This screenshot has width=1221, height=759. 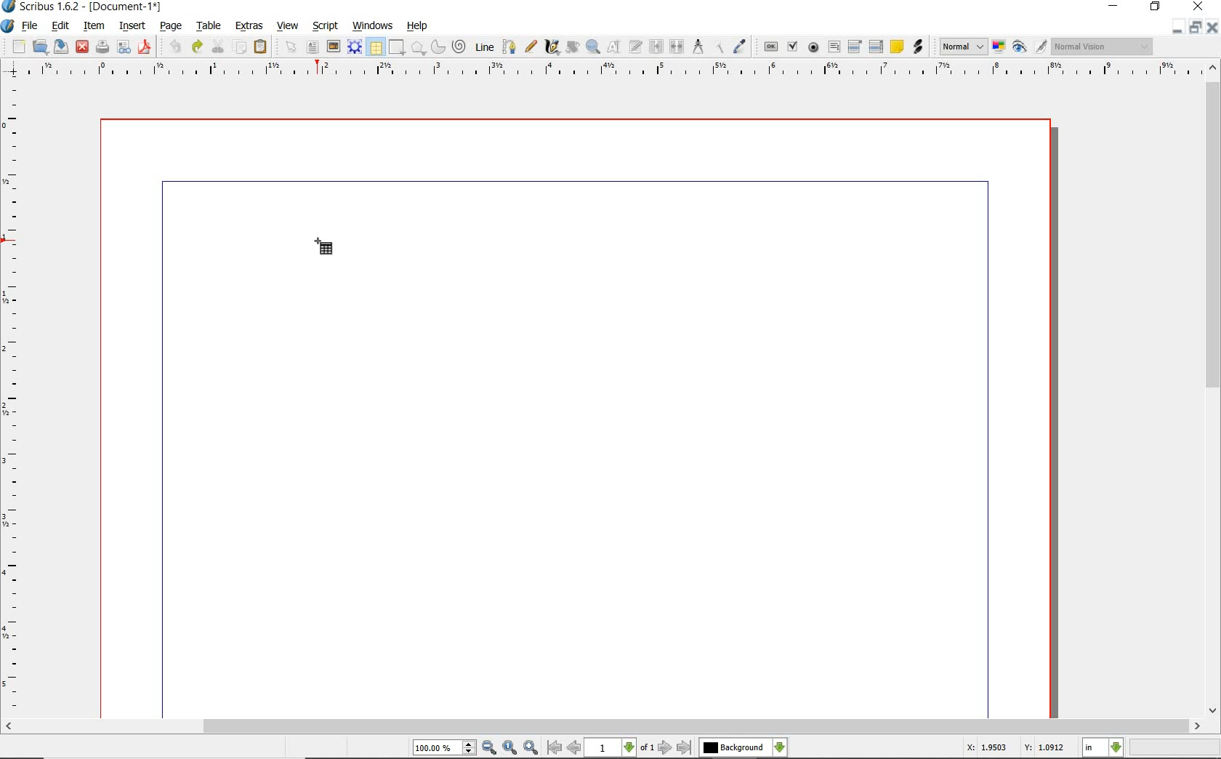 I want to click on file, so click(x=31, y=27).